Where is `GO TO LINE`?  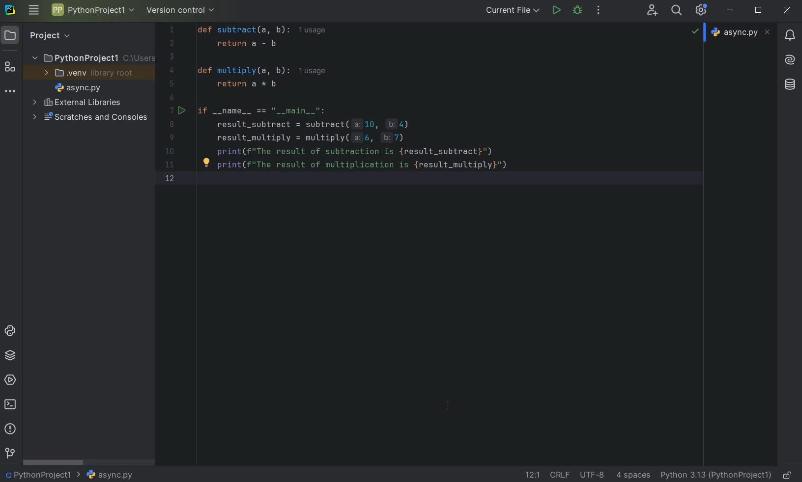 GO TO LINE is located at coordinates (531, 475).